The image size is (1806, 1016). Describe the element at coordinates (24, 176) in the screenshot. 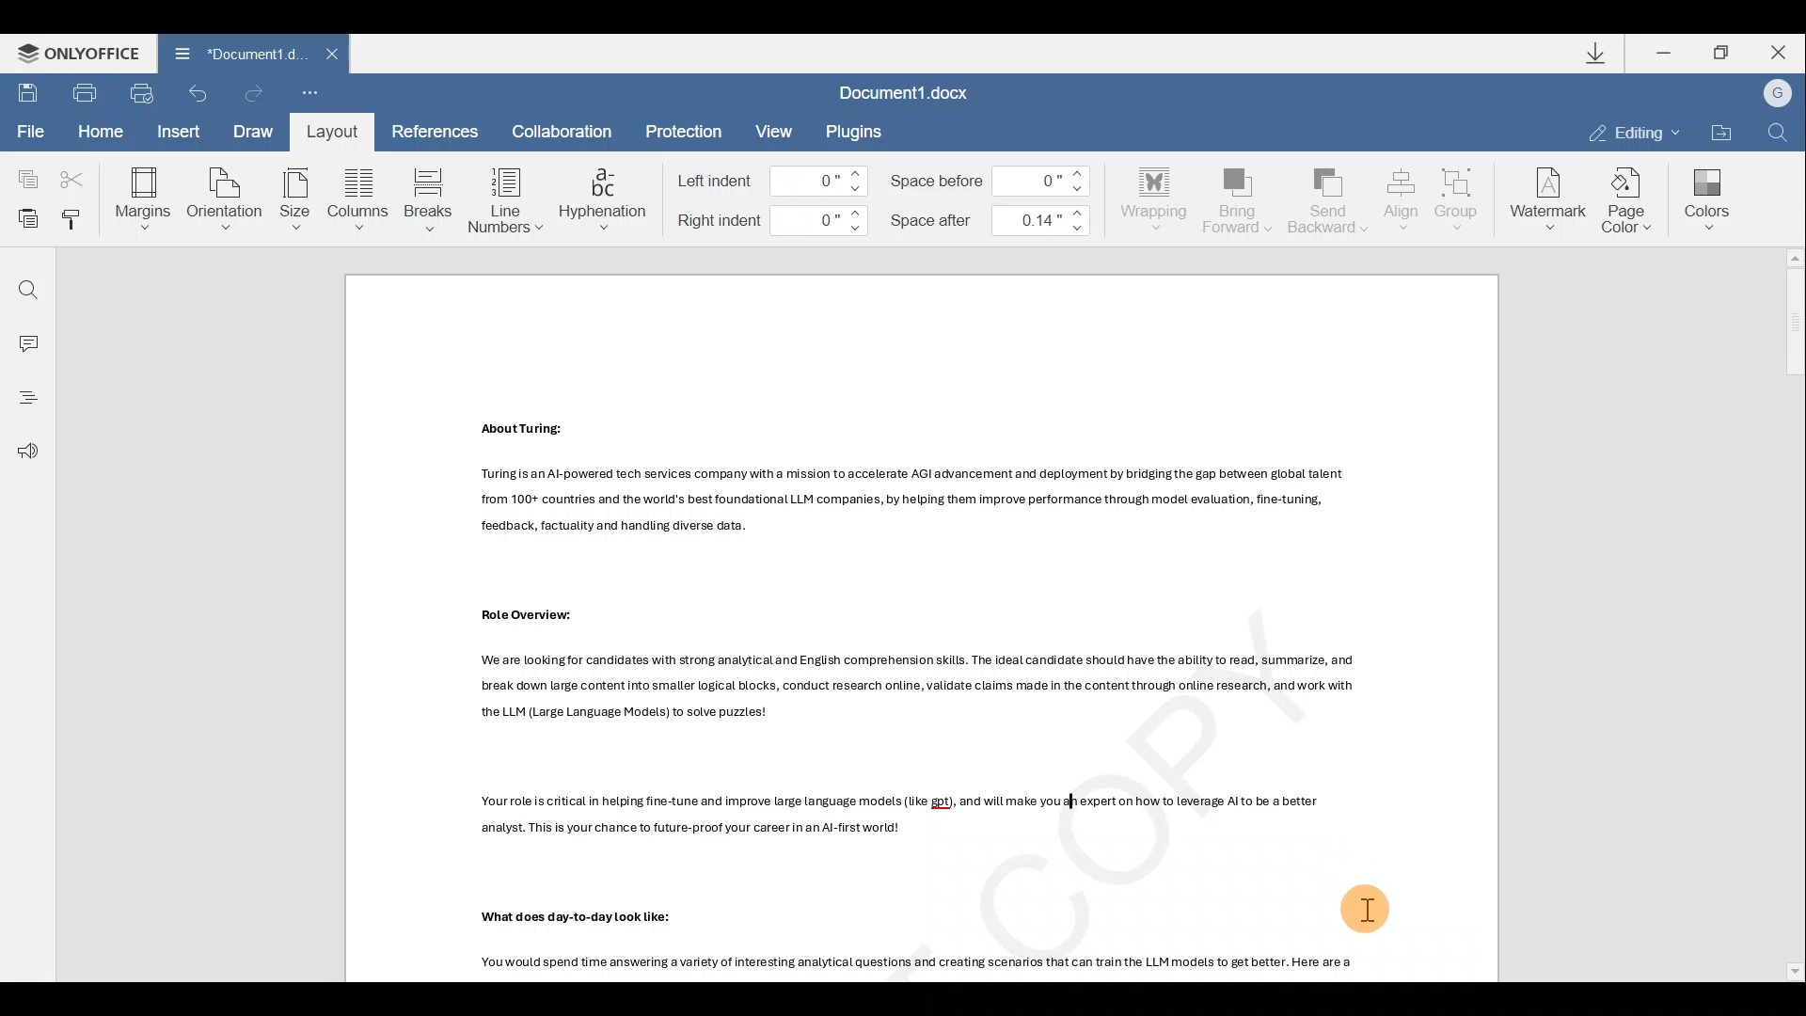

I see `Copy` at that location.